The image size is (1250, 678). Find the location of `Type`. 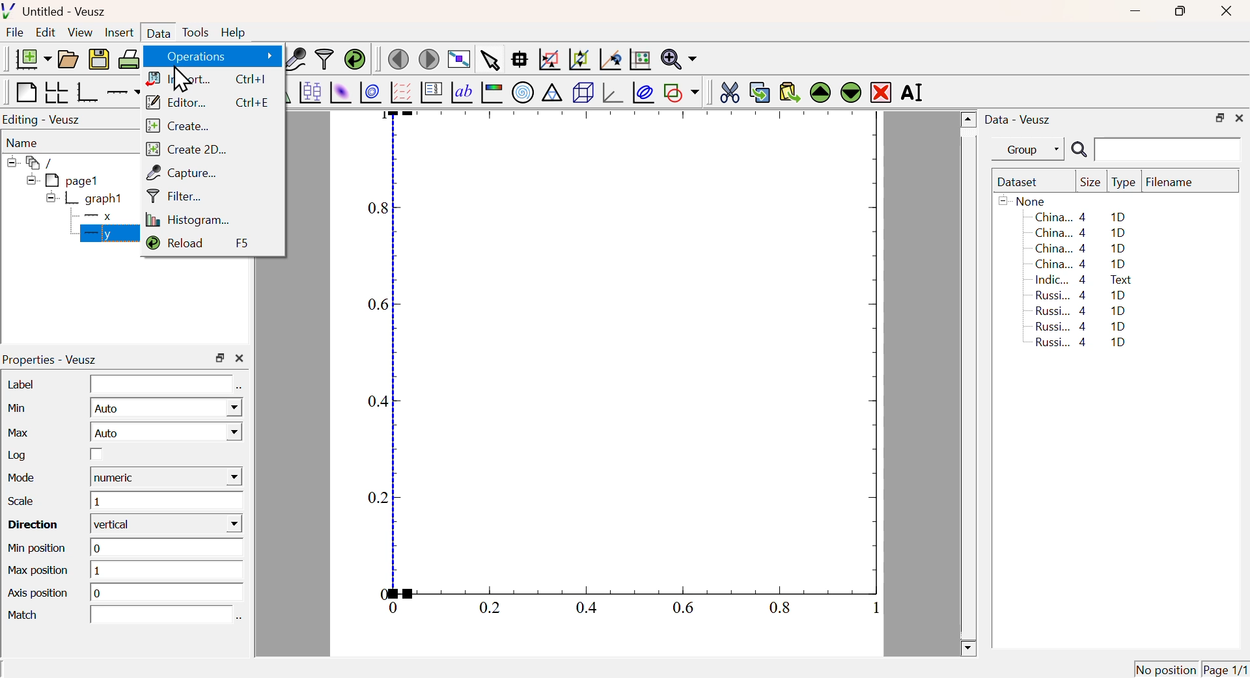

Type is located at coordinates (1124, 183).